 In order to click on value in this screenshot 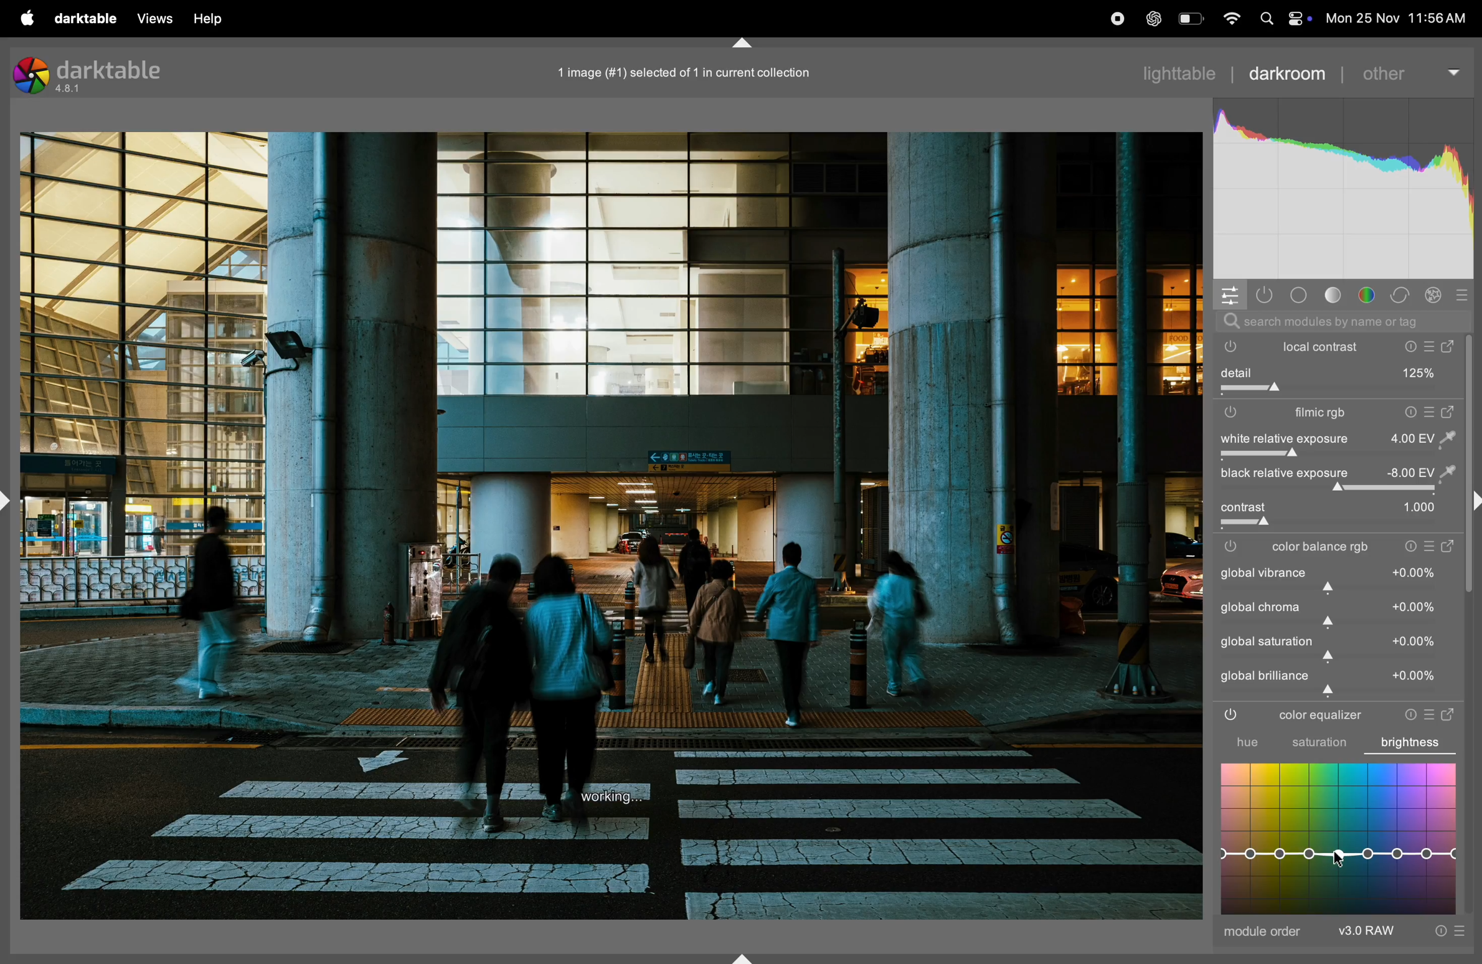, I will do `click(1421, 473)`.